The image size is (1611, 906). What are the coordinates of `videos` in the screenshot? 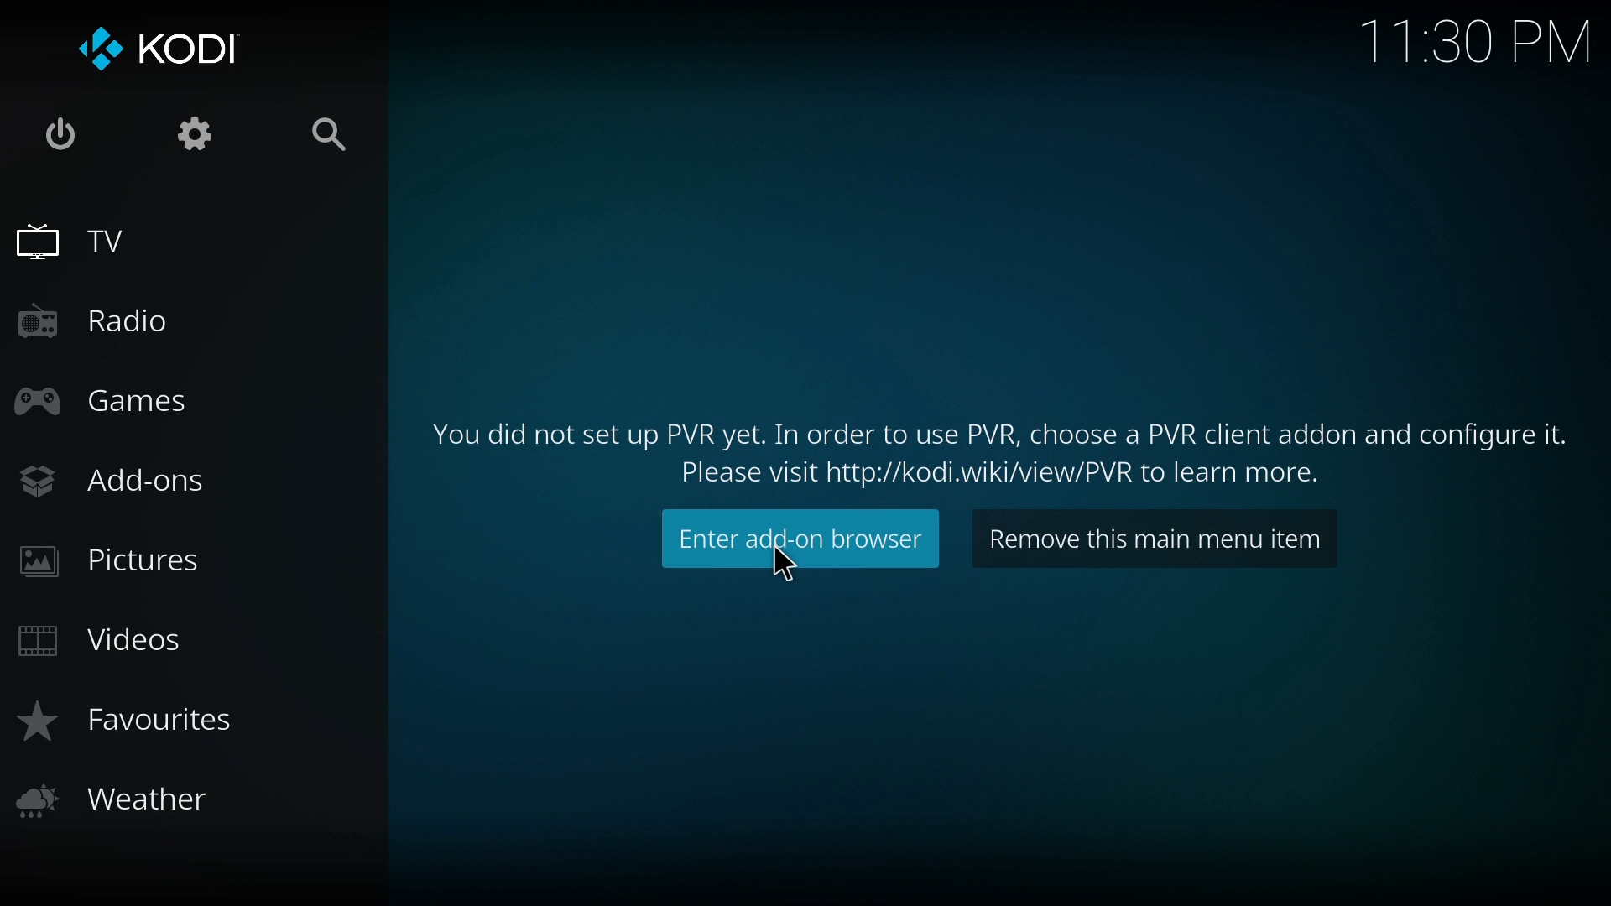 It's located at (105, 643).